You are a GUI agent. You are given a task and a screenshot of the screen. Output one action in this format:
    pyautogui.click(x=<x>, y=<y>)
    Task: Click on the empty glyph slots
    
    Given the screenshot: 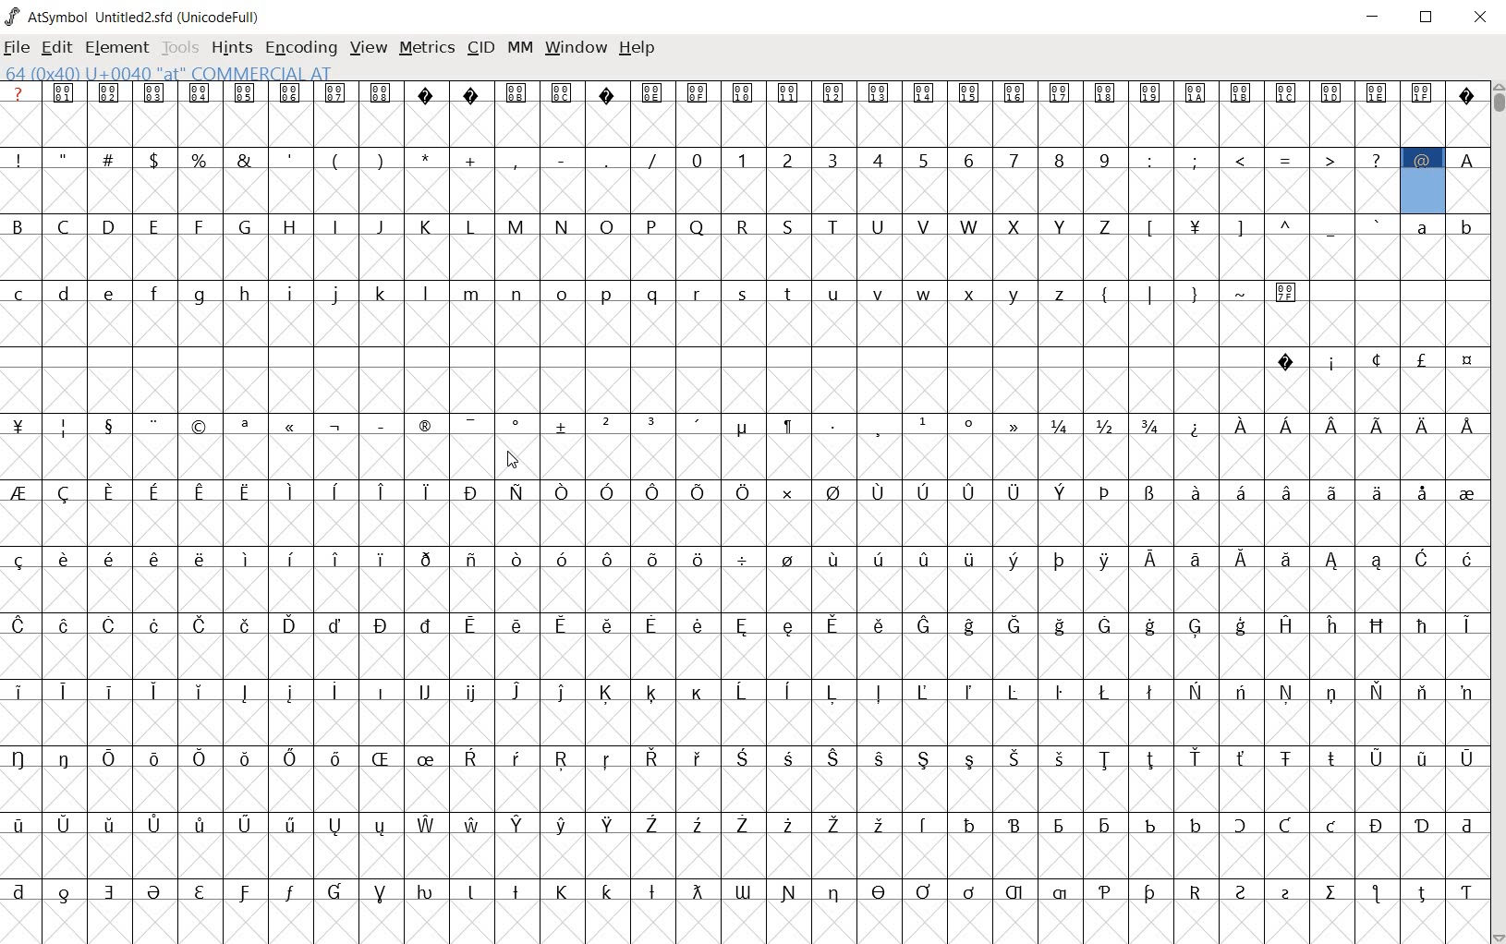 What is the action you would take?
    pyautogui.click(x=744, y=392)
    